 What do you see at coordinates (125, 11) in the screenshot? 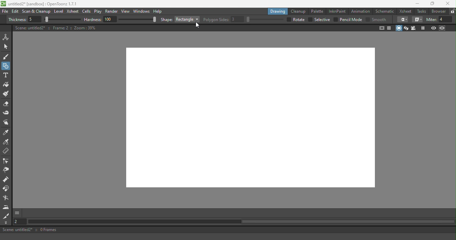
I see `View` at bounding box center [125, 11].